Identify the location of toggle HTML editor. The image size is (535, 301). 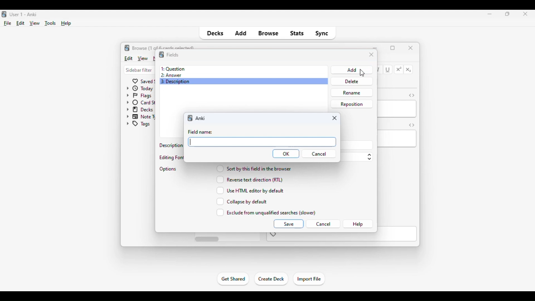
(412, 125).